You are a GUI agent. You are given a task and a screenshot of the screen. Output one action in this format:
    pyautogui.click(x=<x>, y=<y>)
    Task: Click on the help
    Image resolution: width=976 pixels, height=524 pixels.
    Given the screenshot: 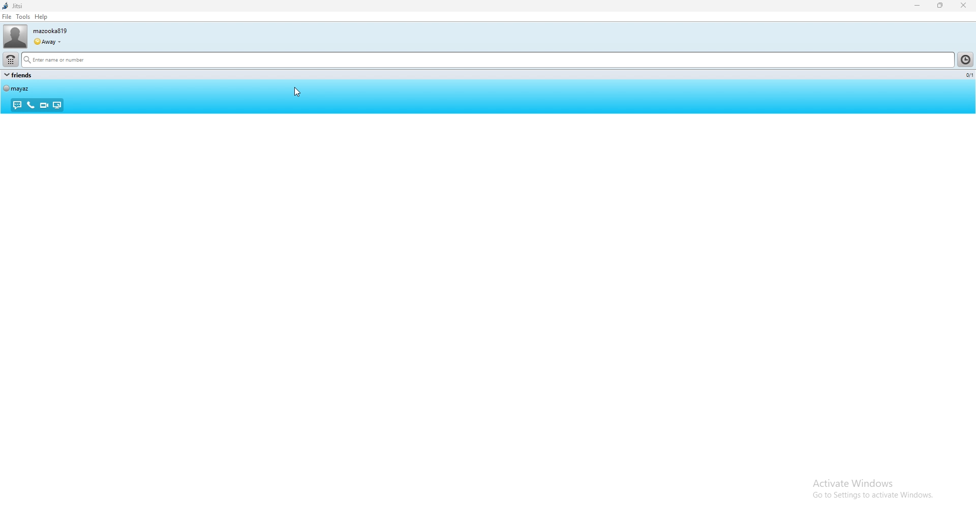 What is the action you would take?
    pyautogui.click(x=40, y=17)
    